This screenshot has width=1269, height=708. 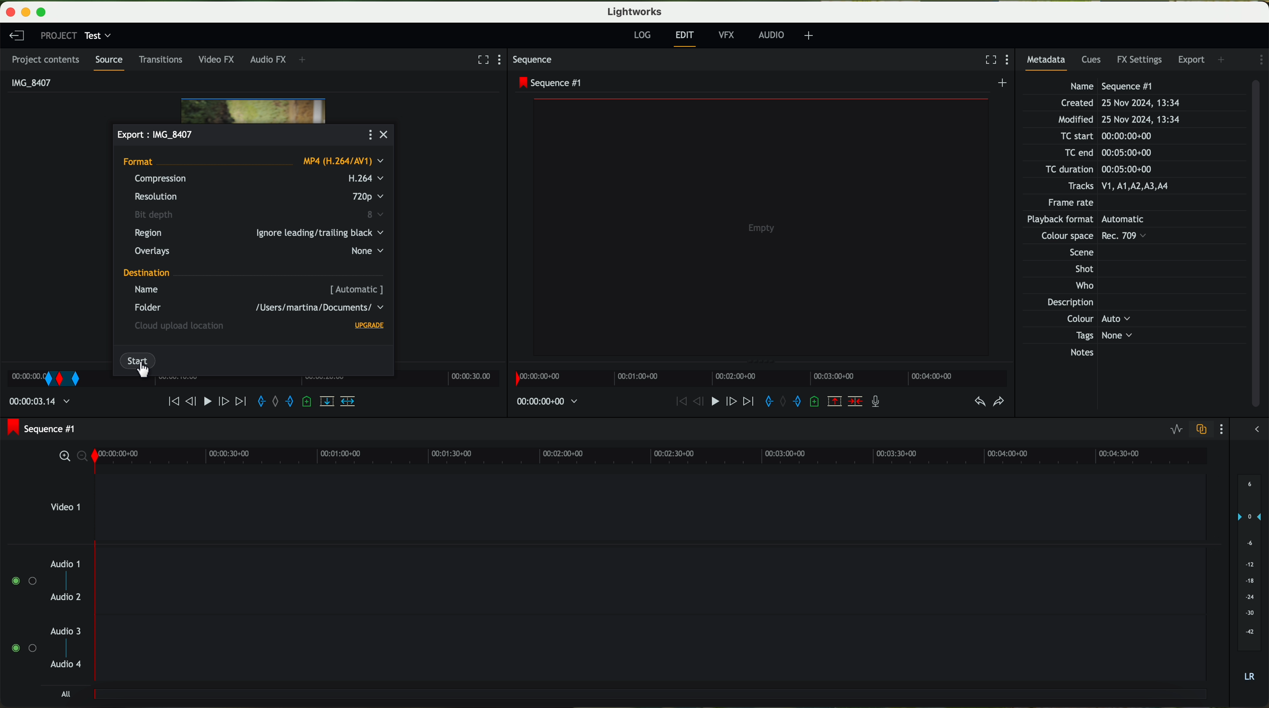 What do you see at coordinates (1140, 59) in the screenshot?
I see `FX settings` at bounding box center [1140, 59].